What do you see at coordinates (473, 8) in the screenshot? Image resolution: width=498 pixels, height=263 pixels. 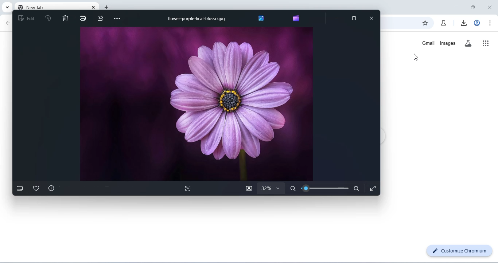 I see `maximize` at bounding box center [473, 8].